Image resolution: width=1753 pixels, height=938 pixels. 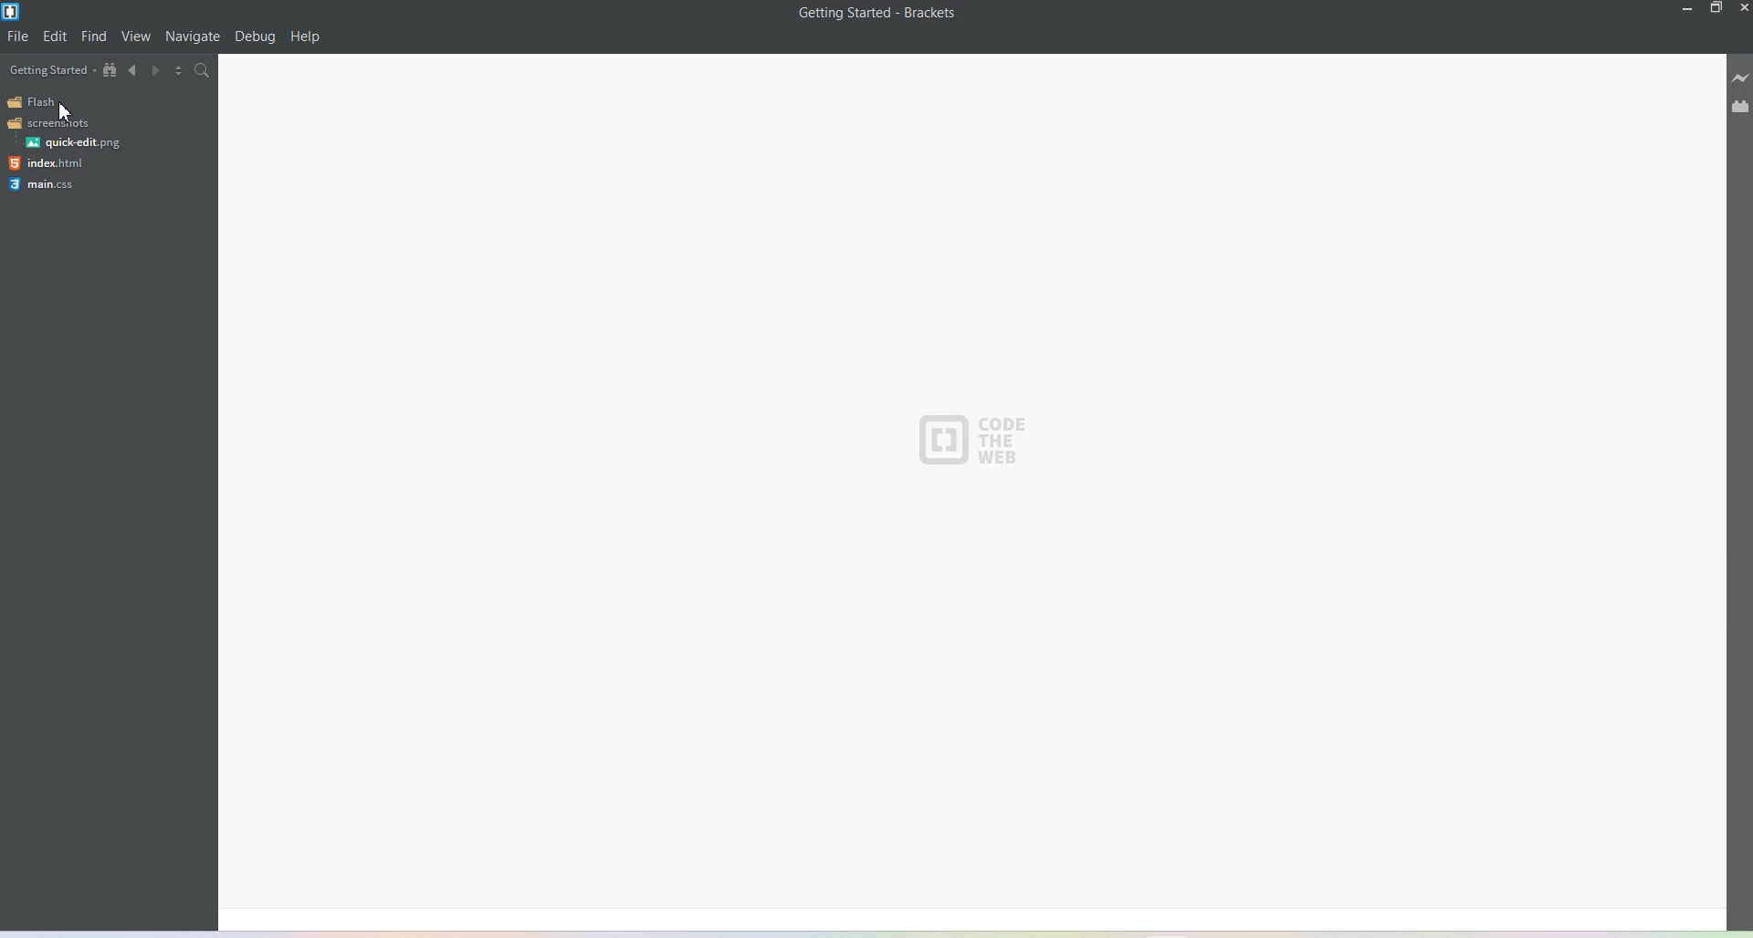 I want to click on Logo, so click(x=47, y=163).